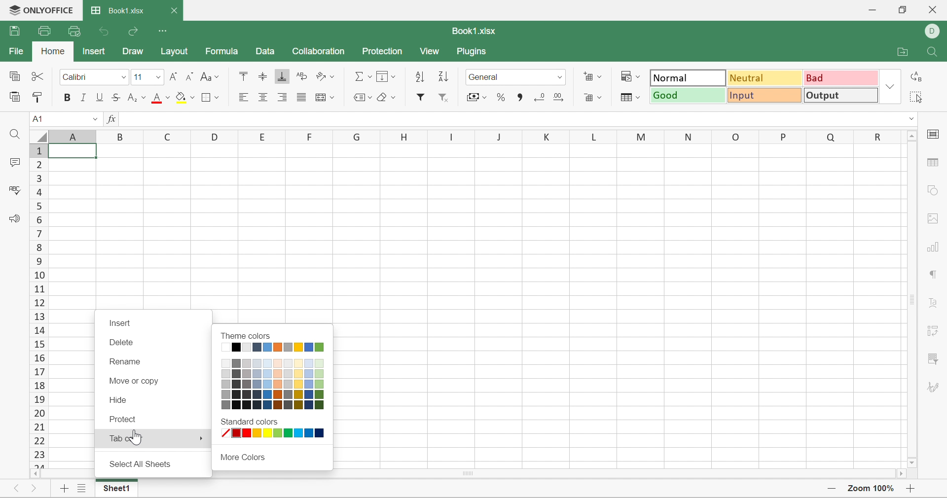  I want to click on 7, so click(37, 233).